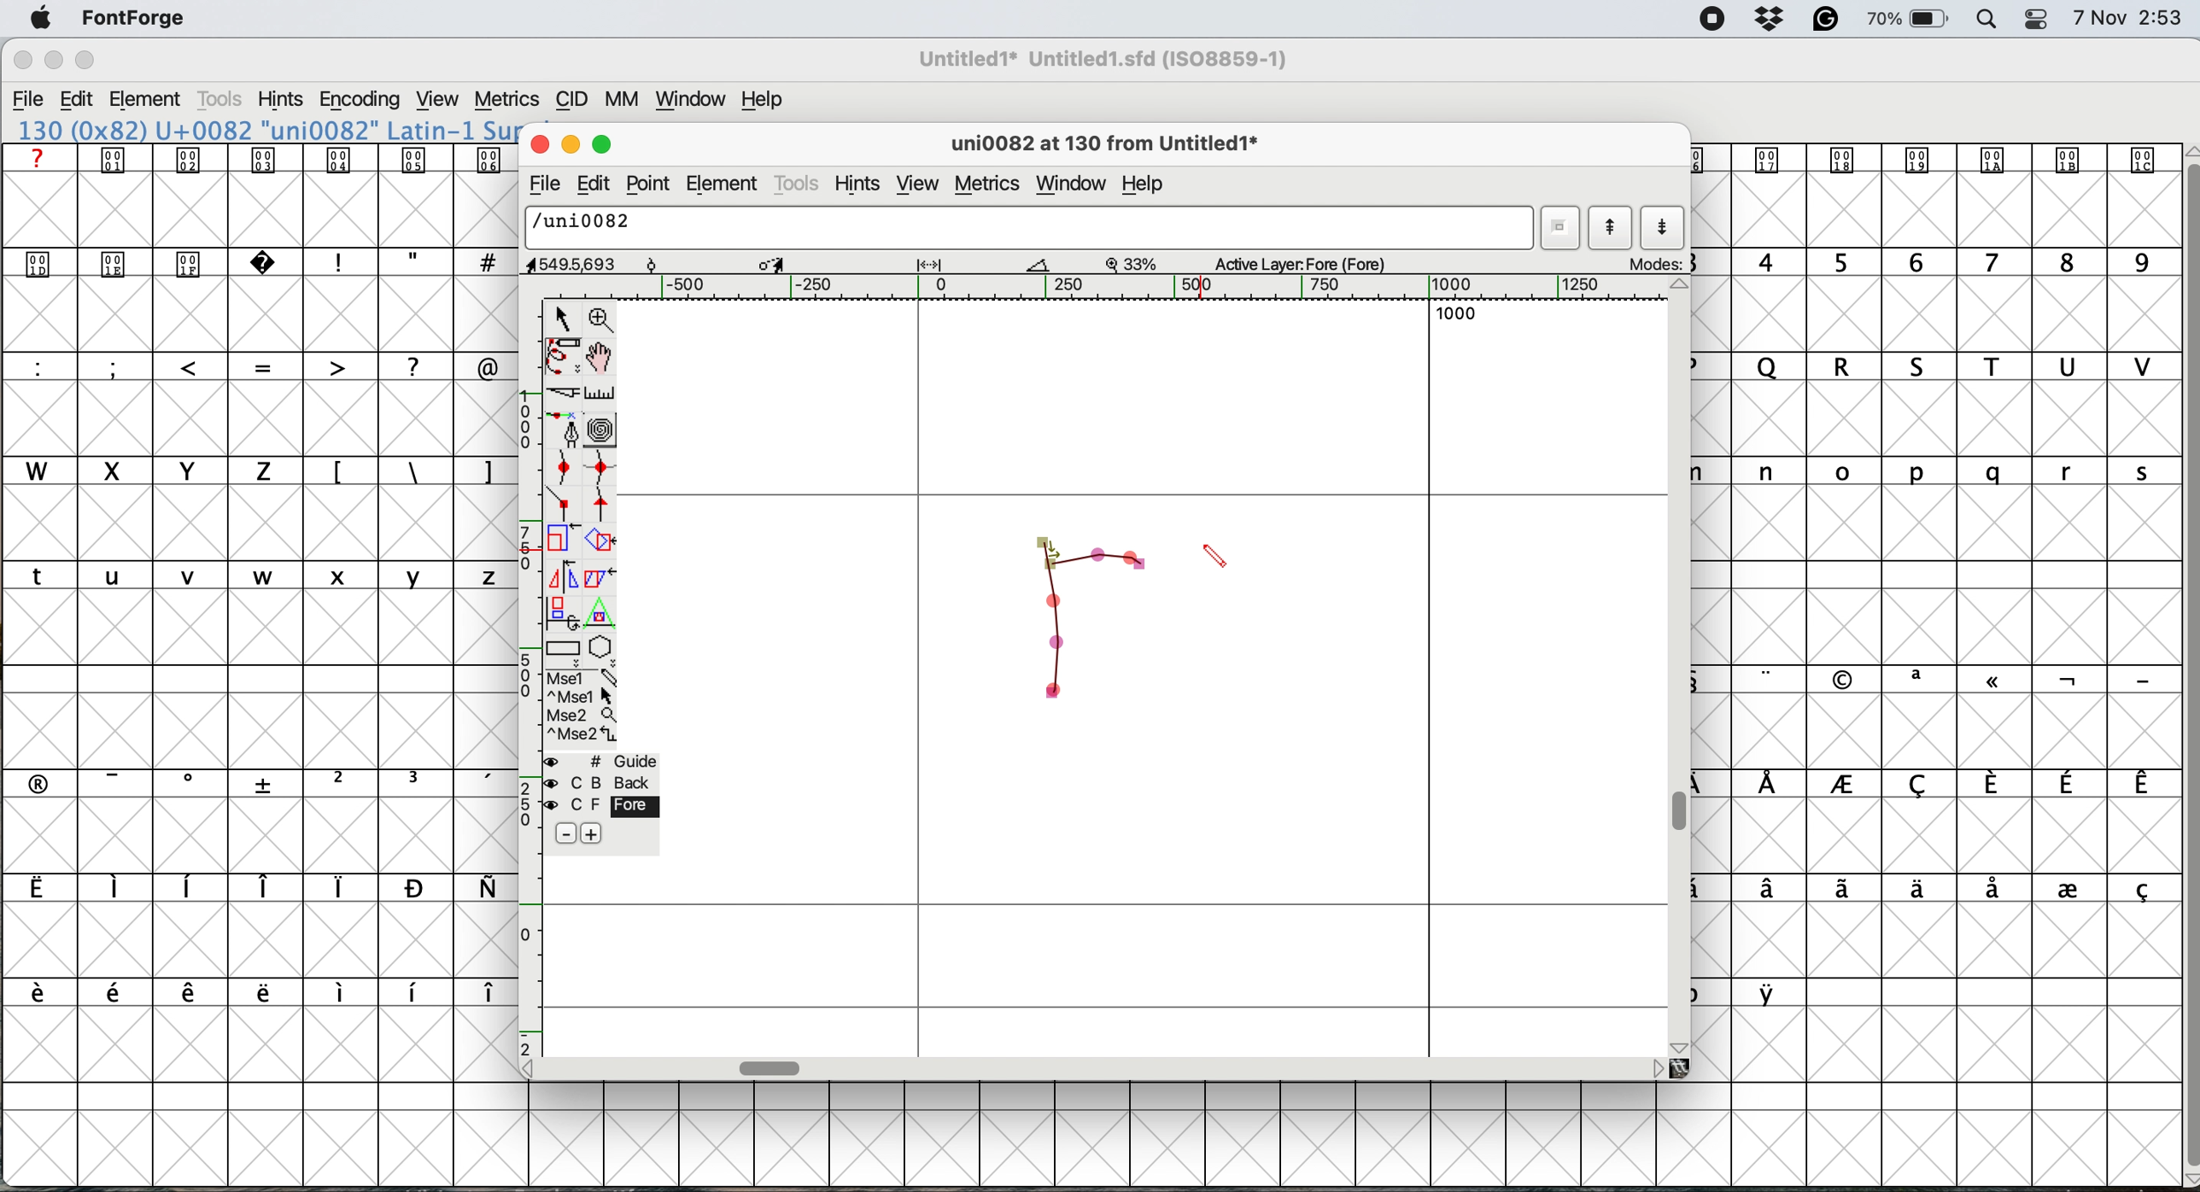  What do you see at coordinates (1684, 810) in the screenshot?
I see `vertical scroll bar` at bounding box center [1684, 810].